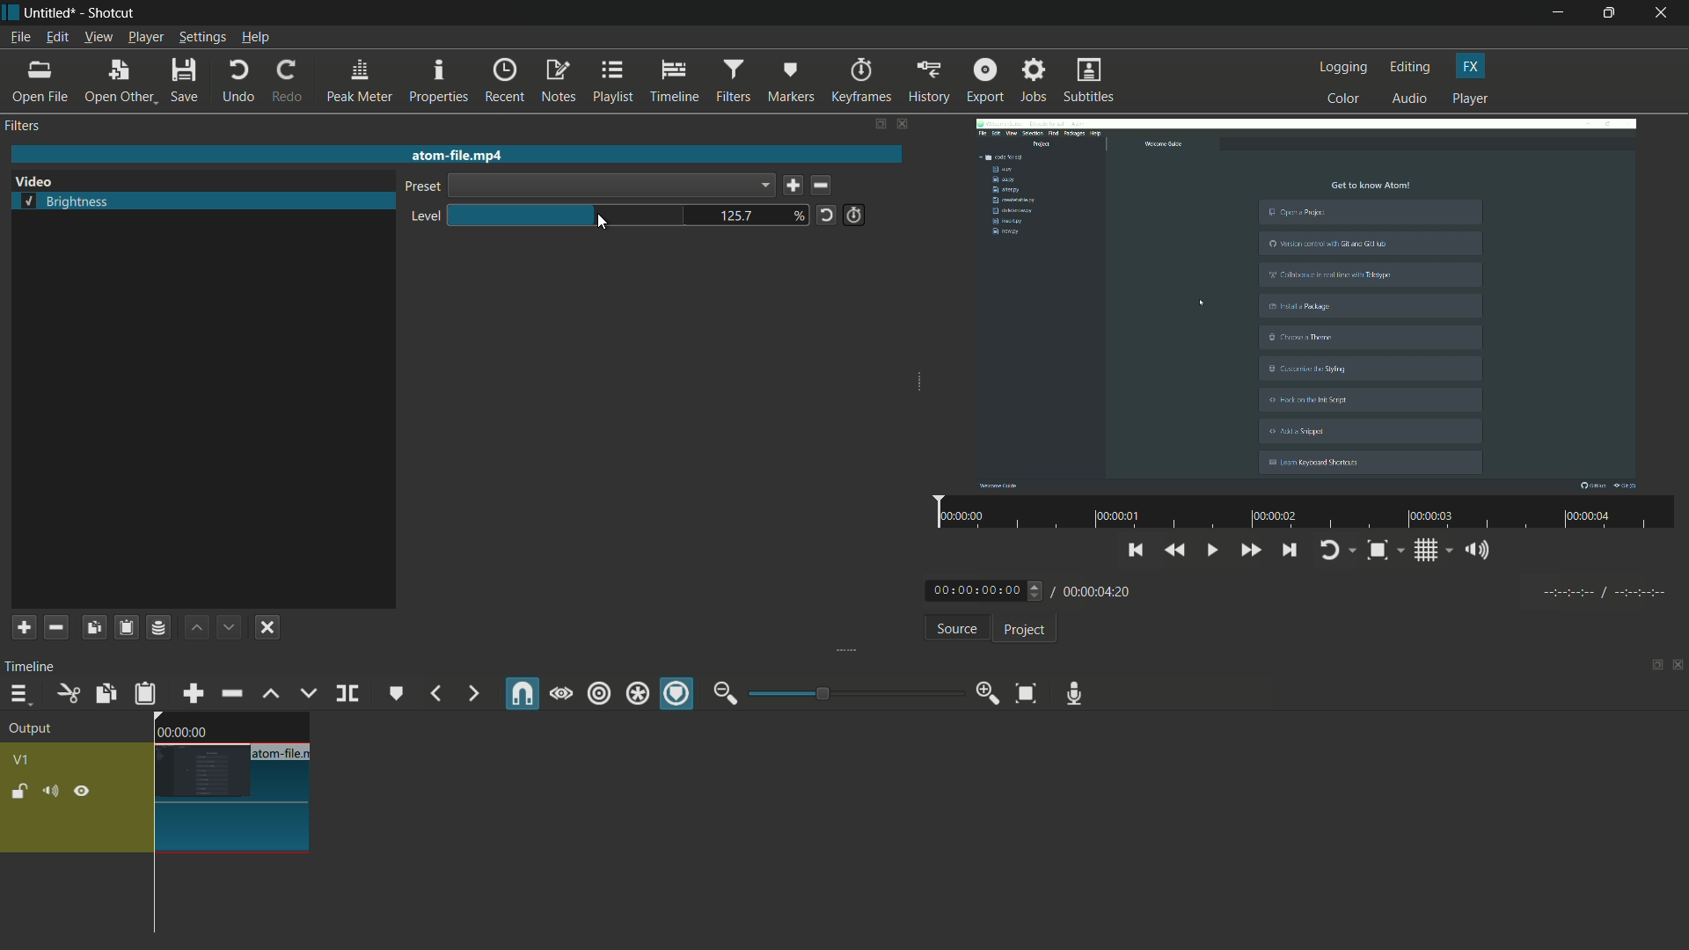 The width and height of the screenshot is (1689, 950). I want to click on open file, so click(41, 82).